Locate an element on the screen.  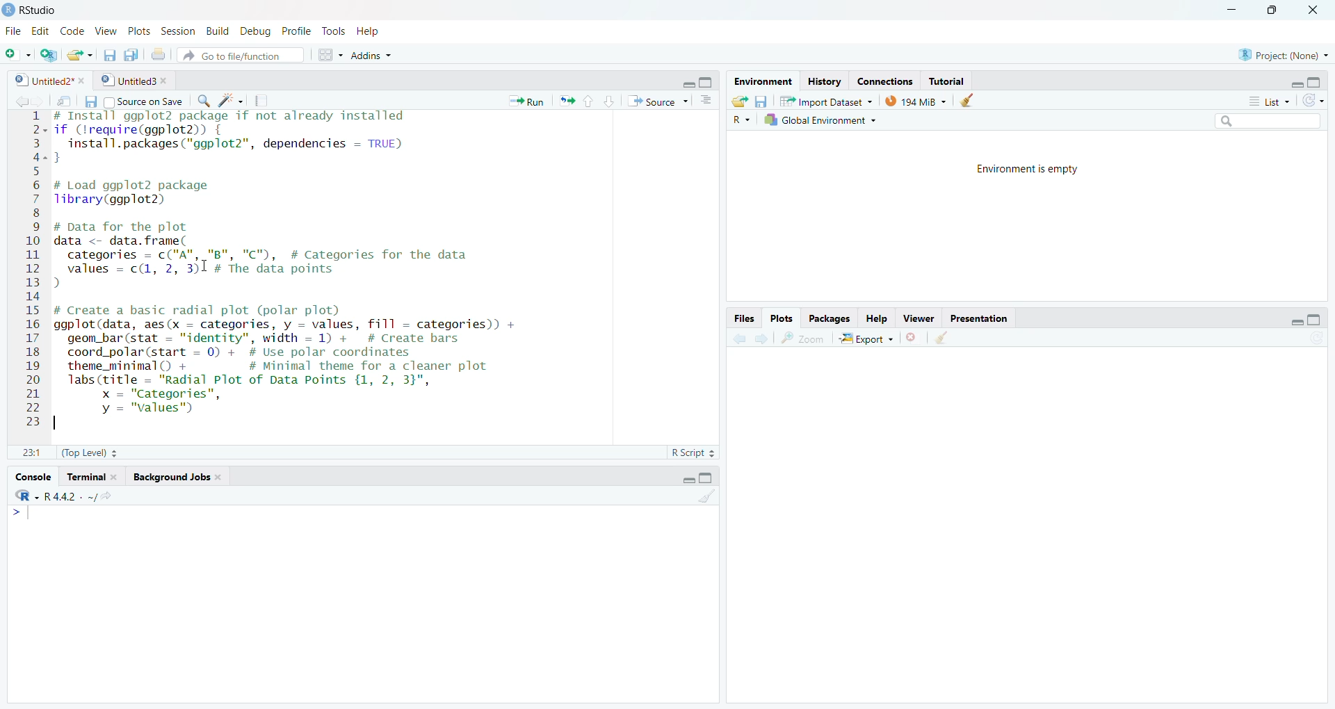
Minimize is located at coordinates (1296, 323).